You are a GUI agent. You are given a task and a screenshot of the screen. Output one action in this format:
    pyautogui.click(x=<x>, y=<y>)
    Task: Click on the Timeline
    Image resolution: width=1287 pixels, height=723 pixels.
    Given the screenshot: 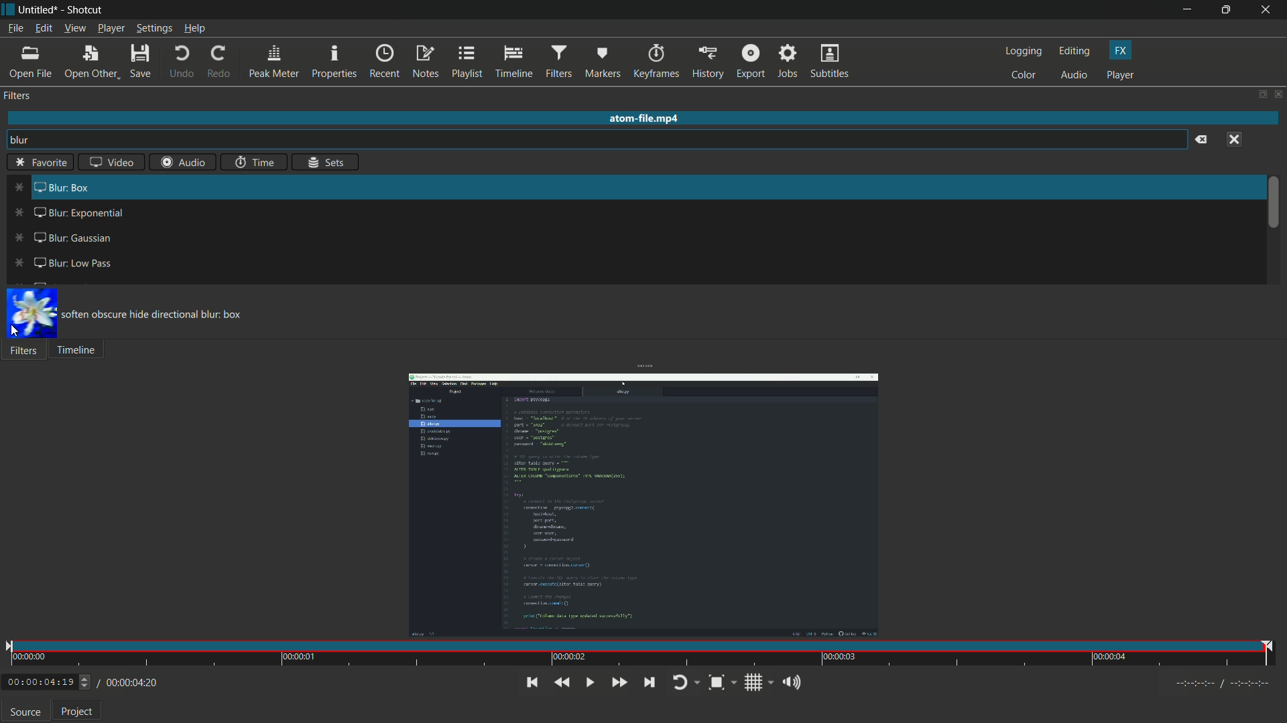 What is the action you would take?
    pyautogui.click(x=80, y=351)
    